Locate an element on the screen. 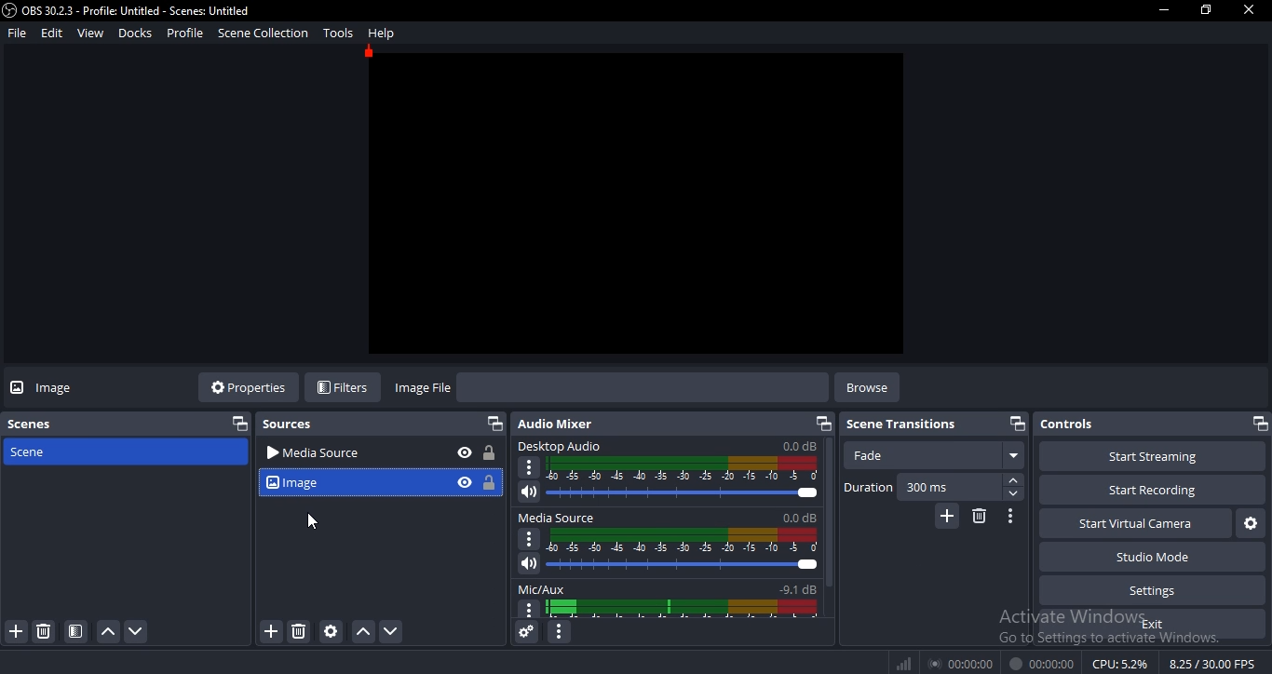  move up is located at coordinates (104, 633).